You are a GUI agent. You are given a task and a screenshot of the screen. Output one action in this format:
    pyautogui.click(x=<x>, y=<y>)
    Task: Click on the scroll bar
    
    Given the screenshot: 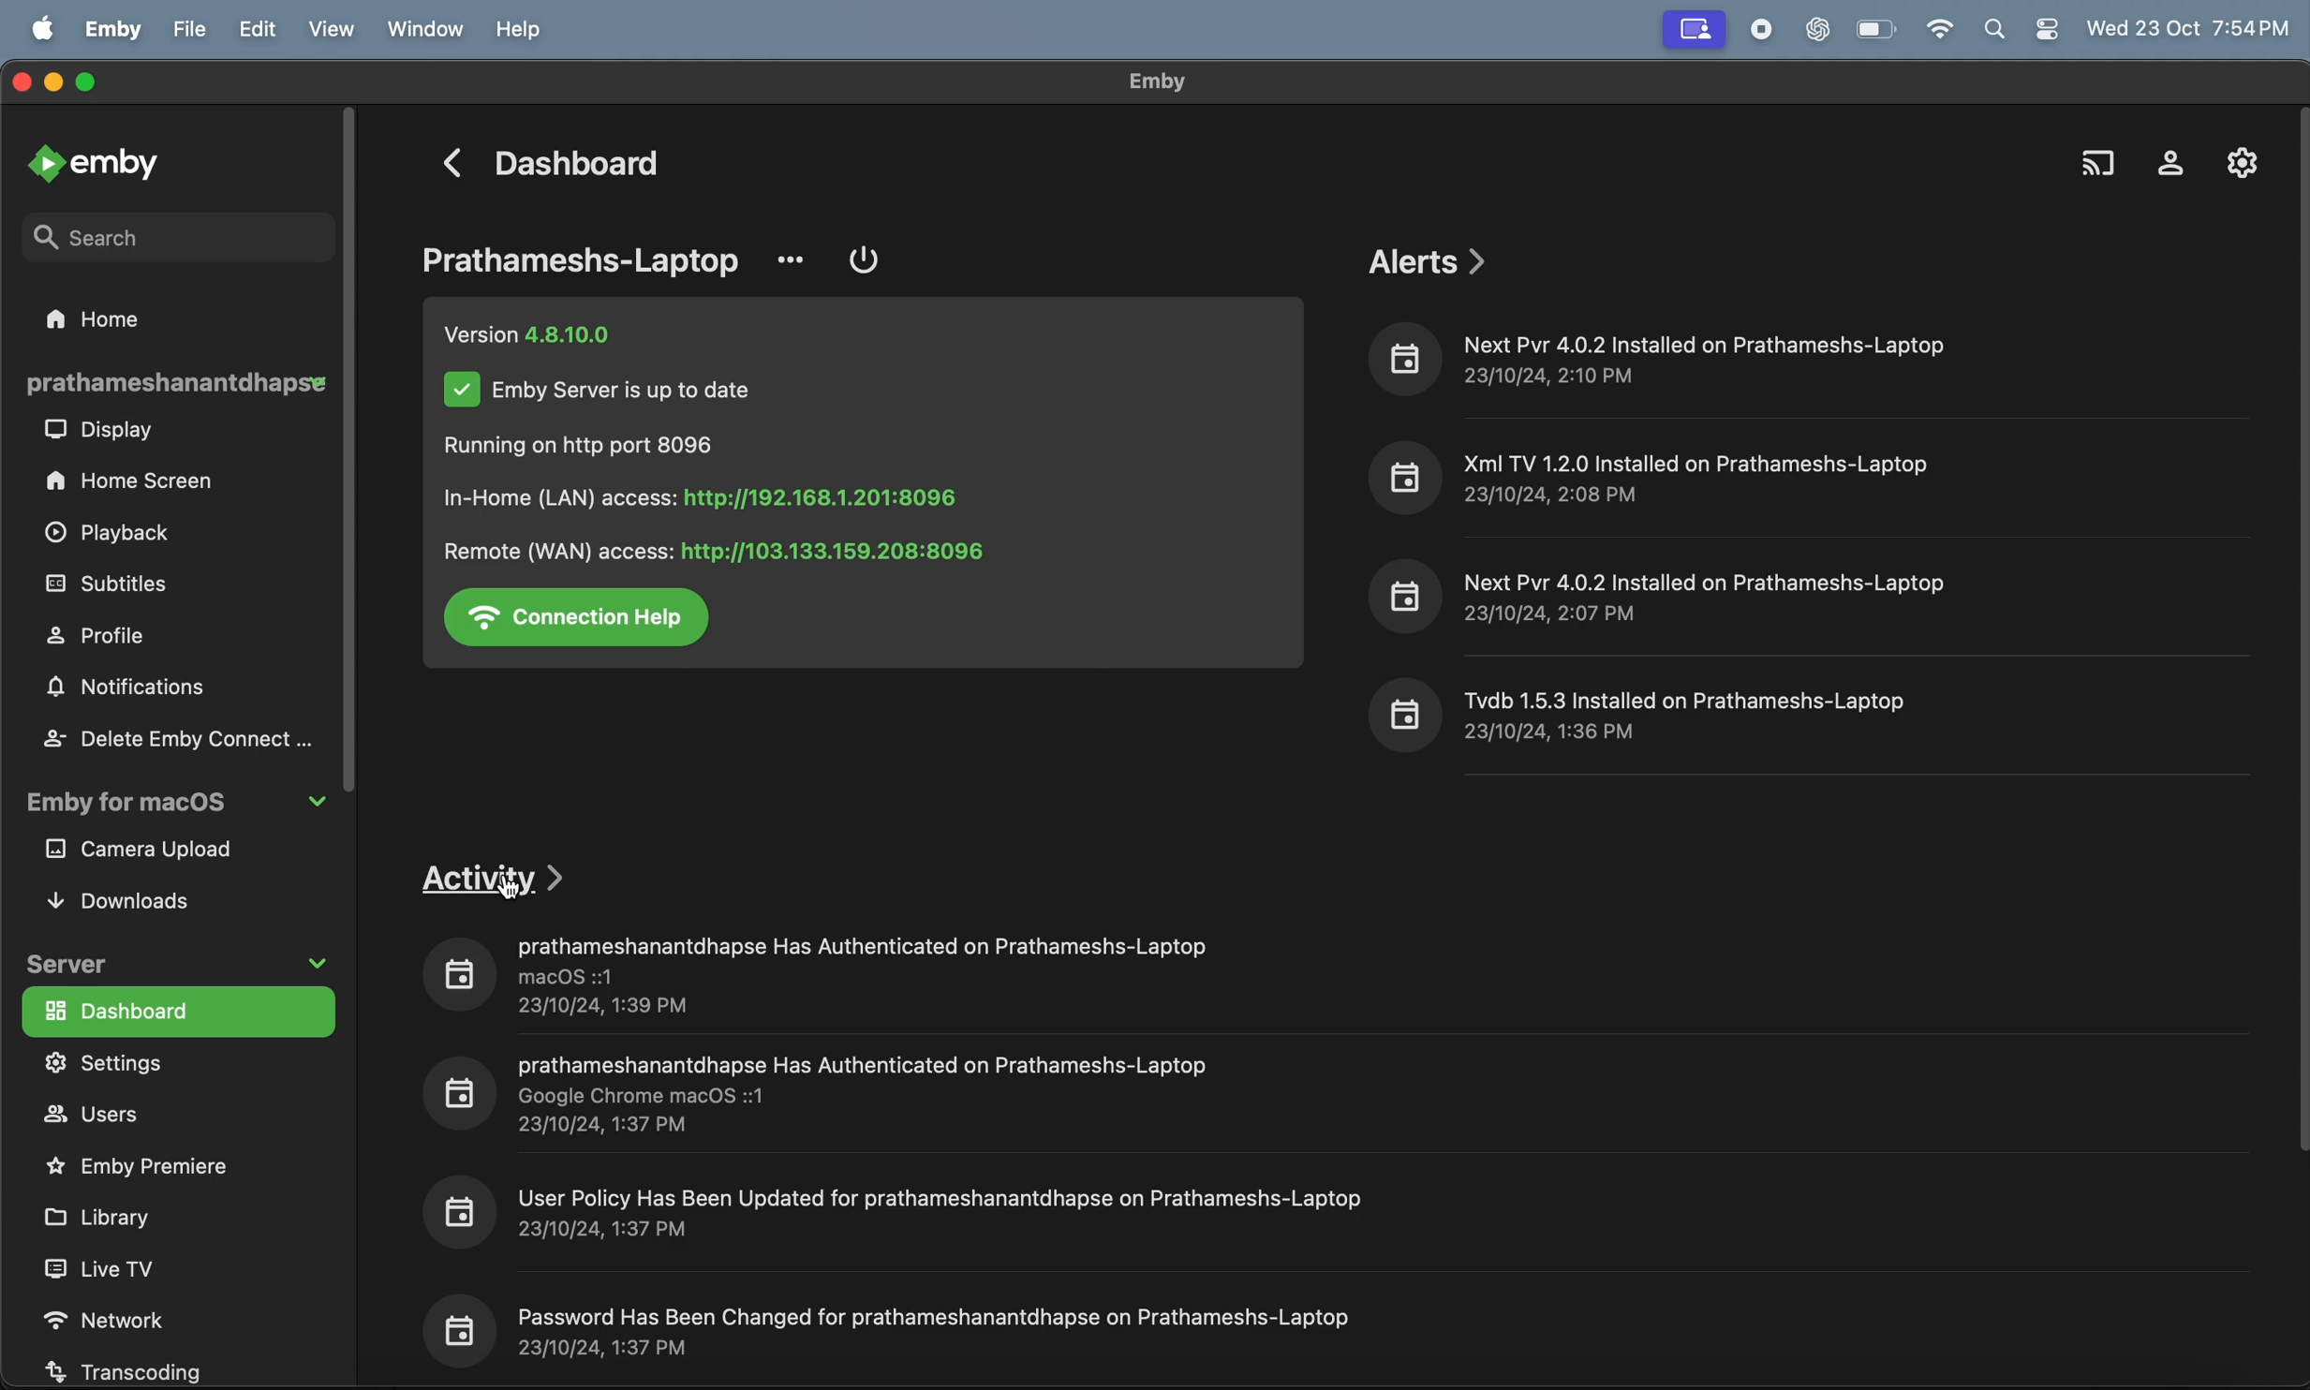 What is the action you would take?
    pyautogui.click(x=358, y=462)
    